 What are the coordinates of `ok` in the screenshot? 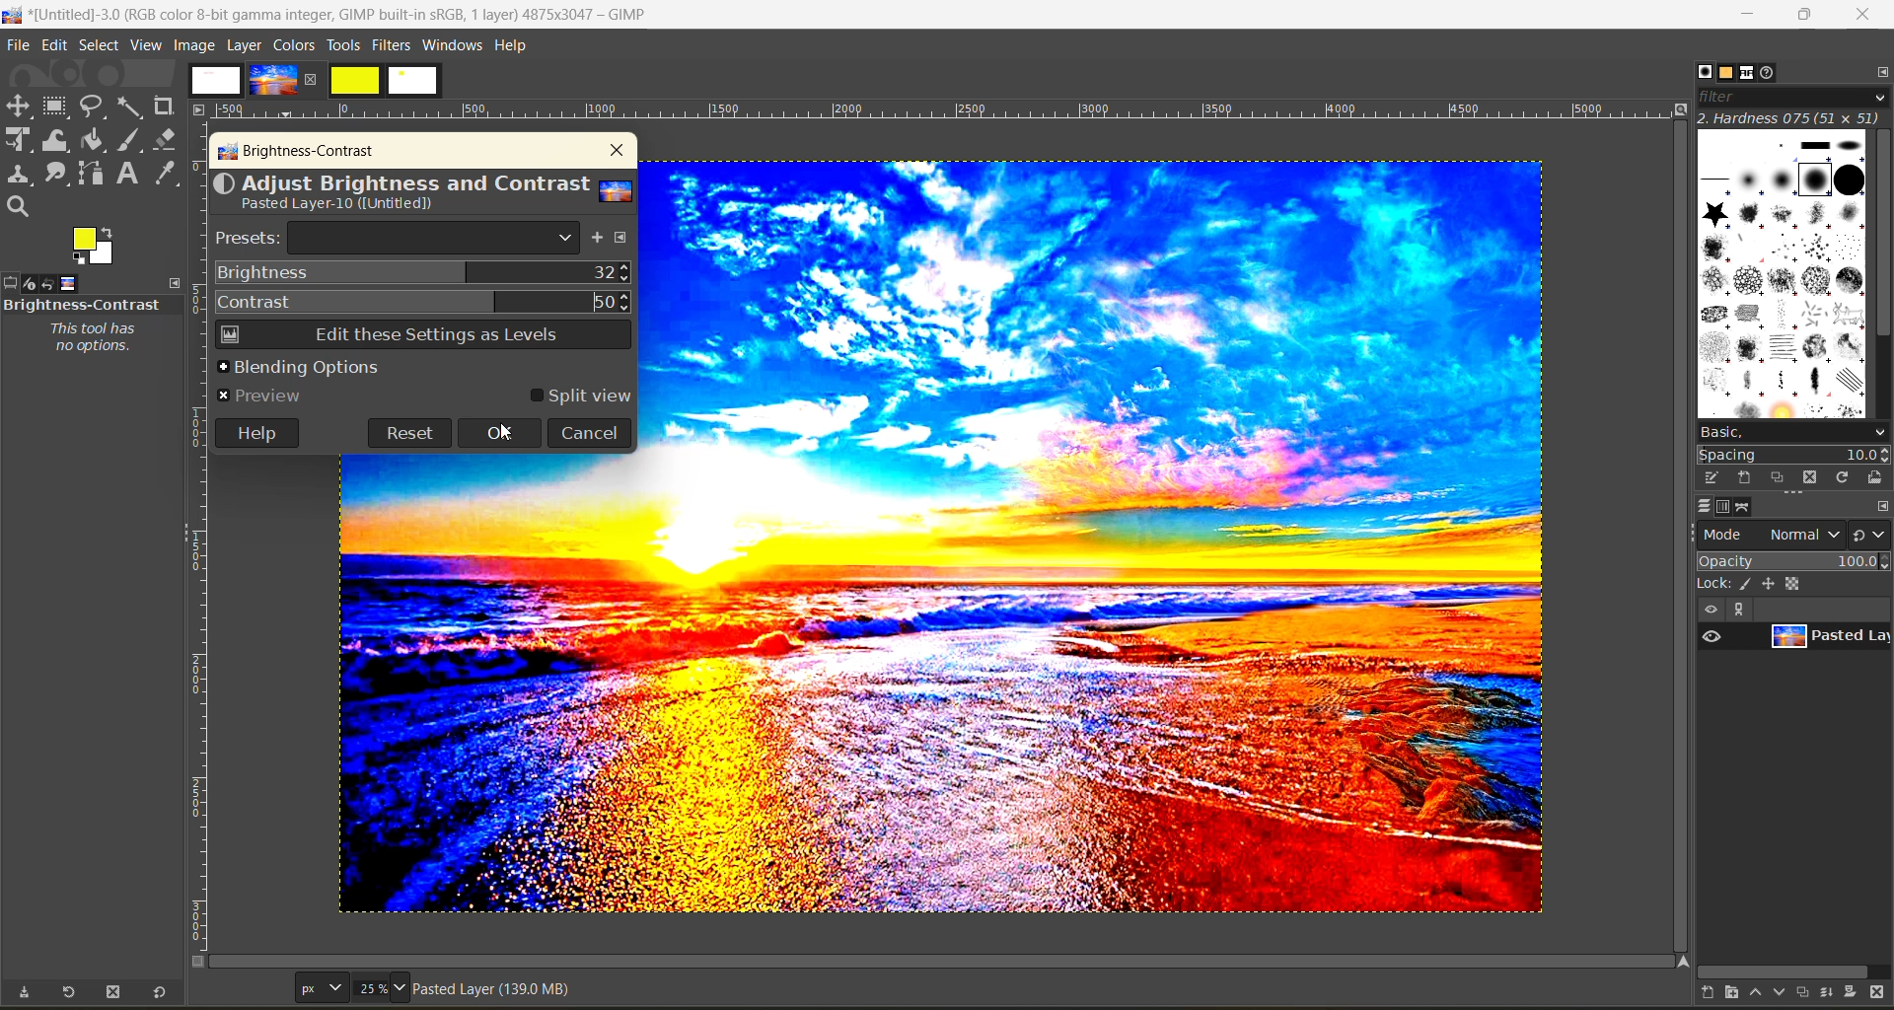 It's located at (500, 434).